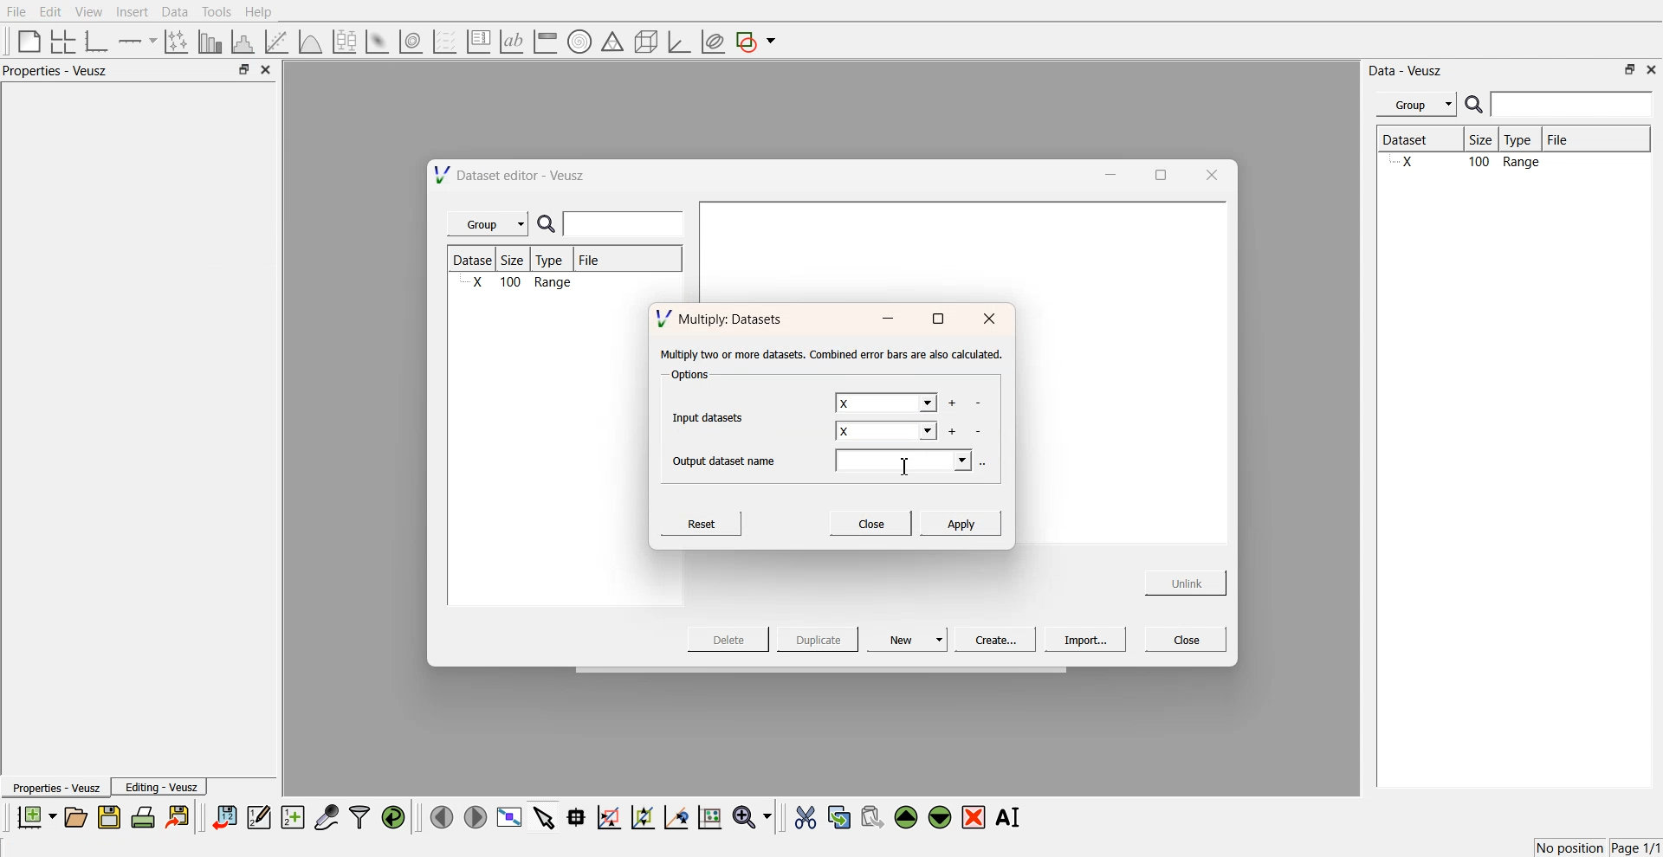 Image resolution: width=1663 pixels, height=857 pixels. I want to click on new documents, so click(35, 816).